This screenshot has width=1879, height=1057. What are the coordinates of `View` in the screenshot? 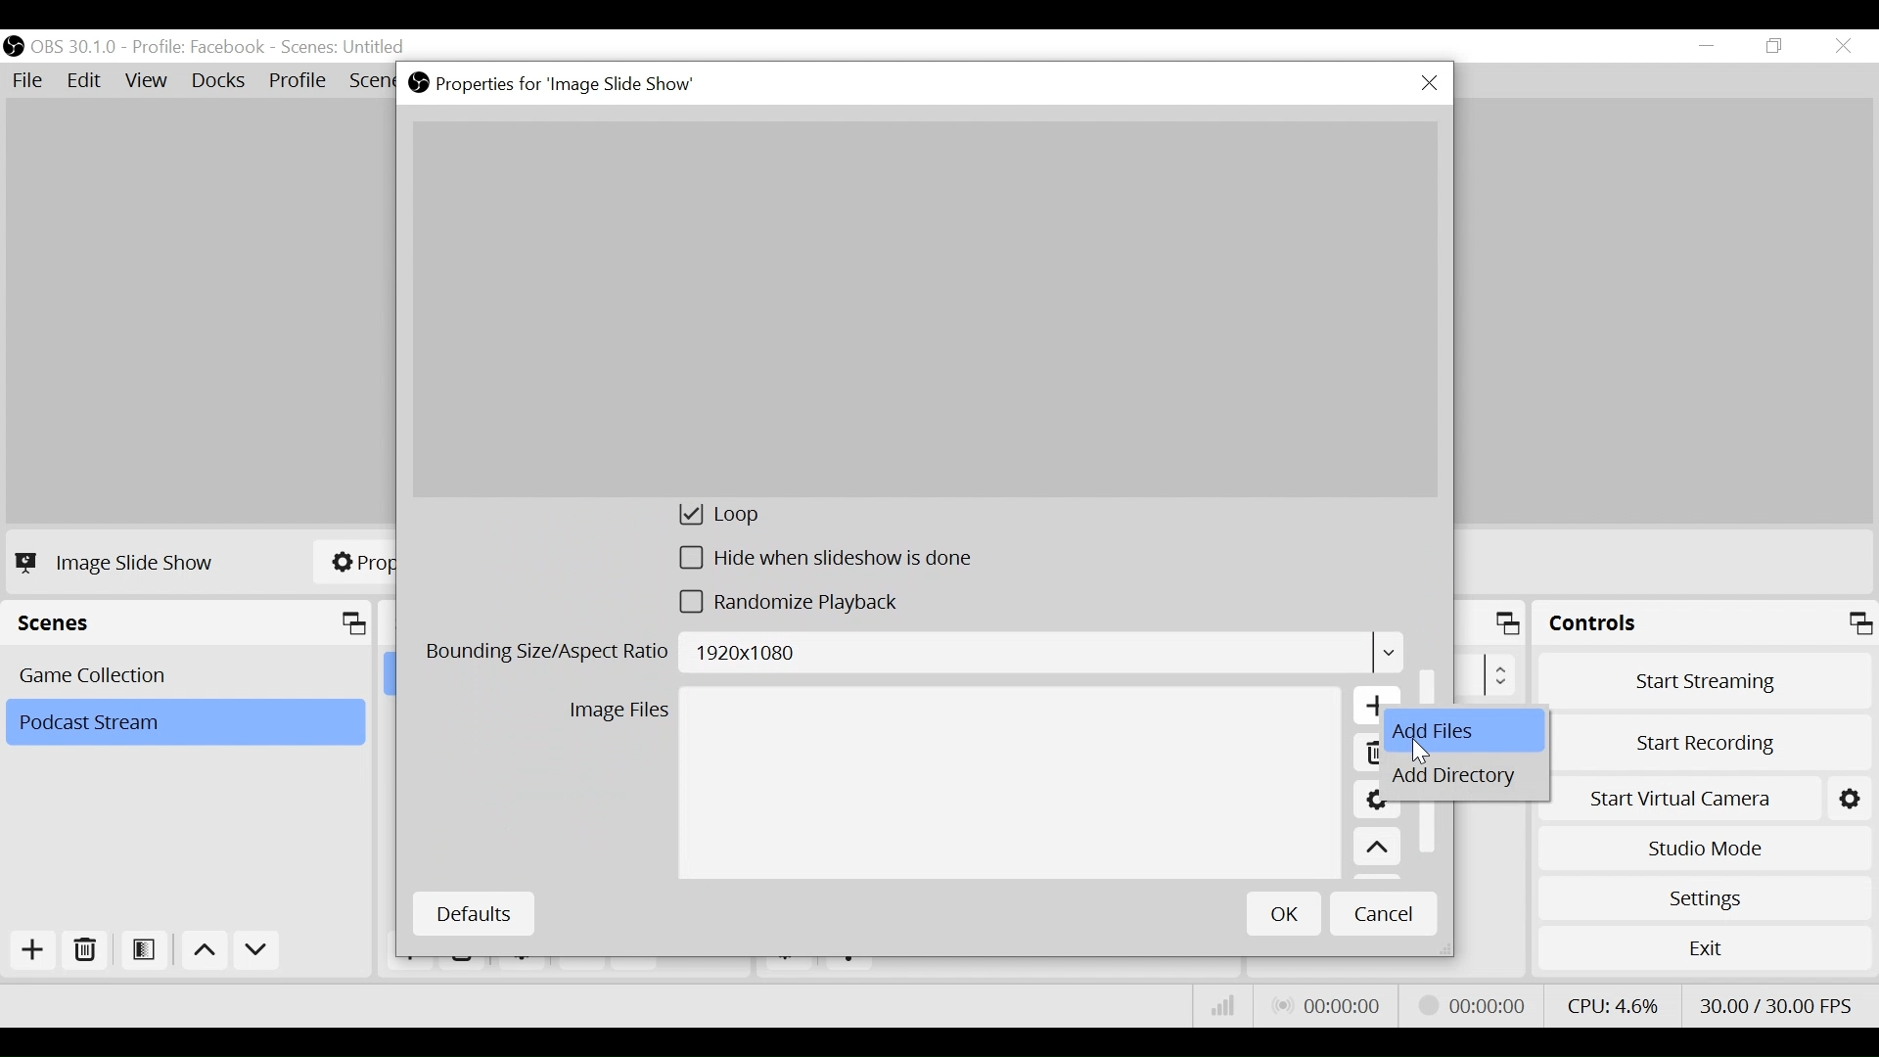 It's located at (150, 83).